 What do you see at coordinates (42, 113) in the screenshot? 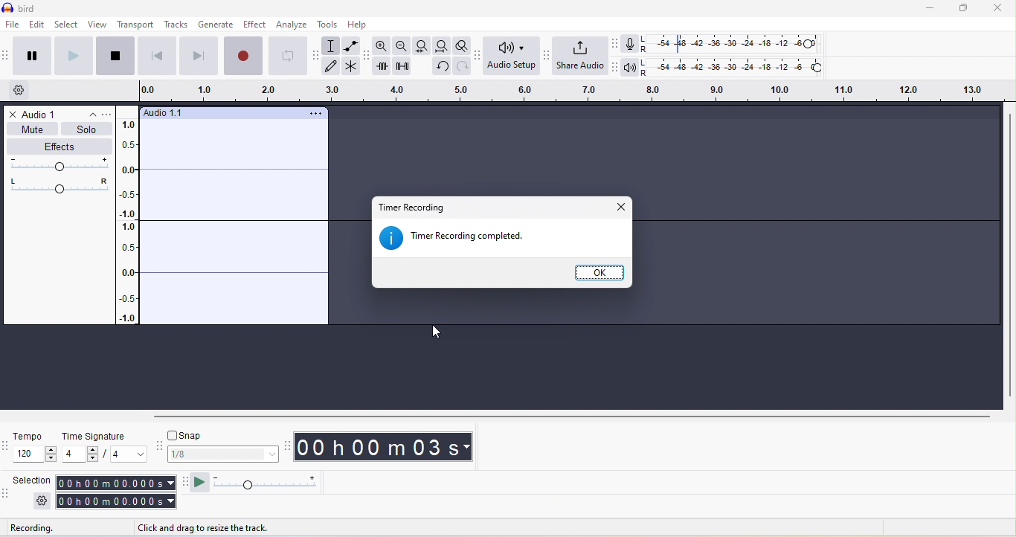
I see `audio 1` at bounding box center [42, 113].